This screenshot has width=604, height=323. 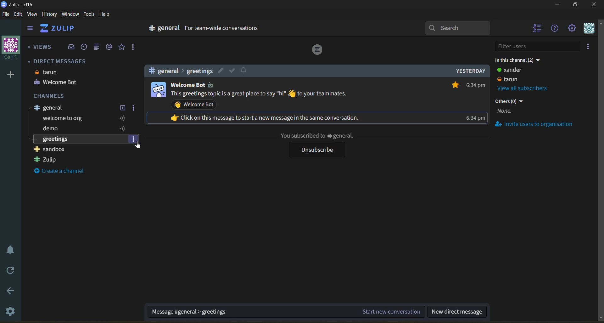 I want to click on combined feed, so click(x=97, y=47).